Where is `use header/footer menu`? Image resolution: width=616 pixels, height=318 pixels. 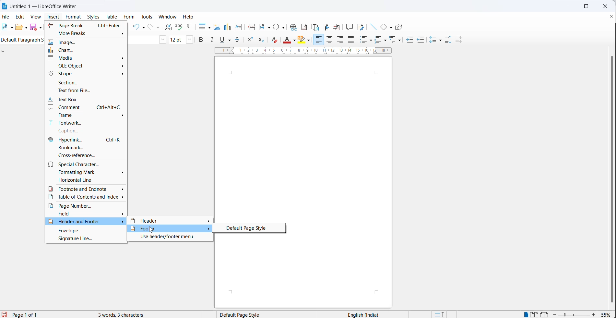
use header/footer menu is located at coordinates (171, 238).